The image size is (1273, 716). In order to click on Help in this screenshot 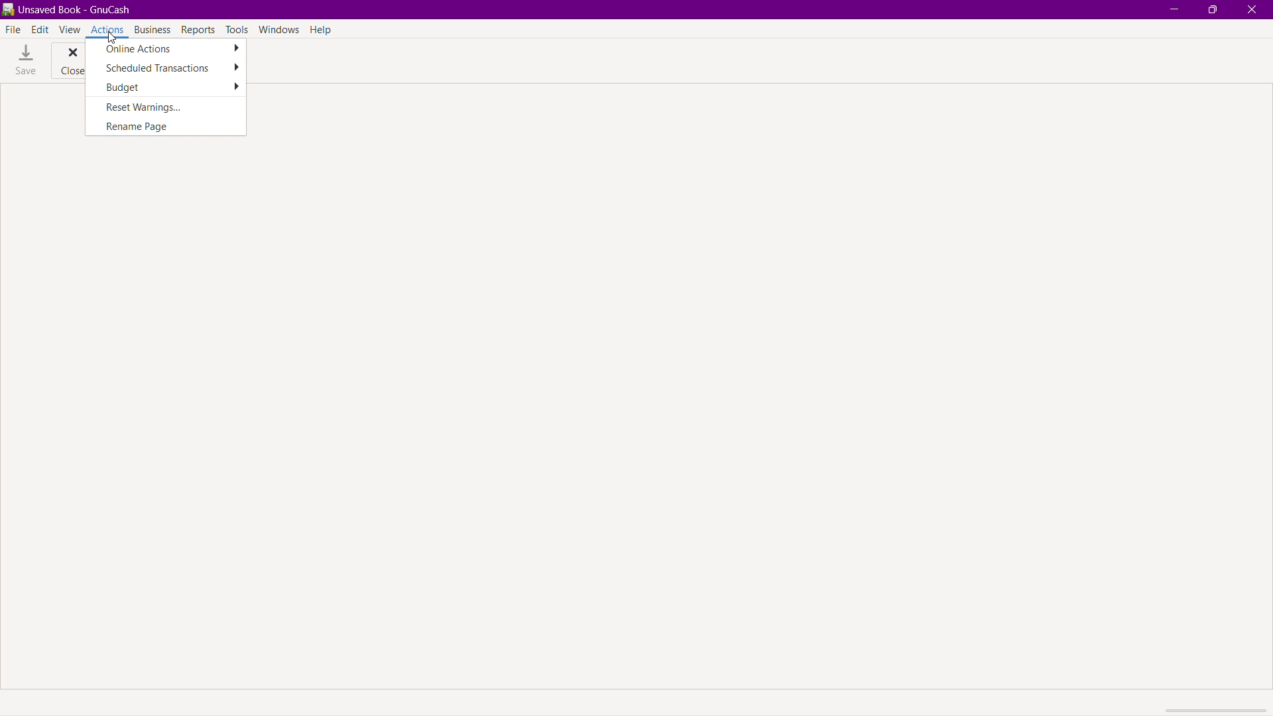, I will do `click(324, 28)`.